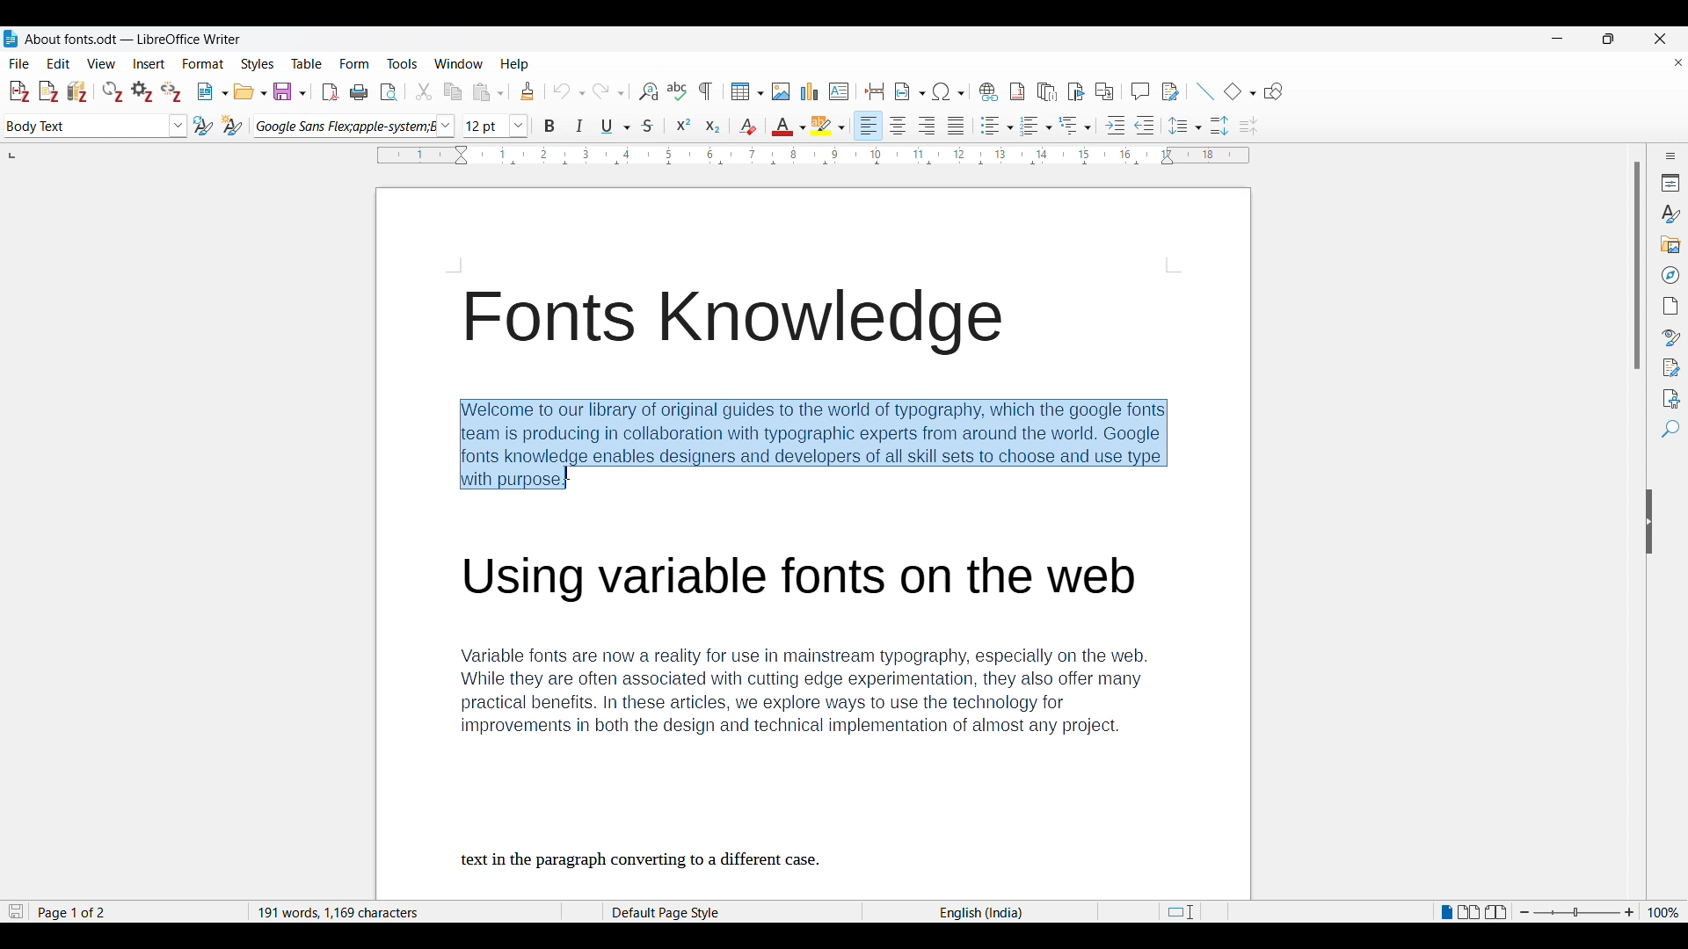 The width and height of the screenshot is (1688, 949). What do you see at coordinates (549, 126) in the screenshot?
I see `Bold` at bounding box center [549, 126].